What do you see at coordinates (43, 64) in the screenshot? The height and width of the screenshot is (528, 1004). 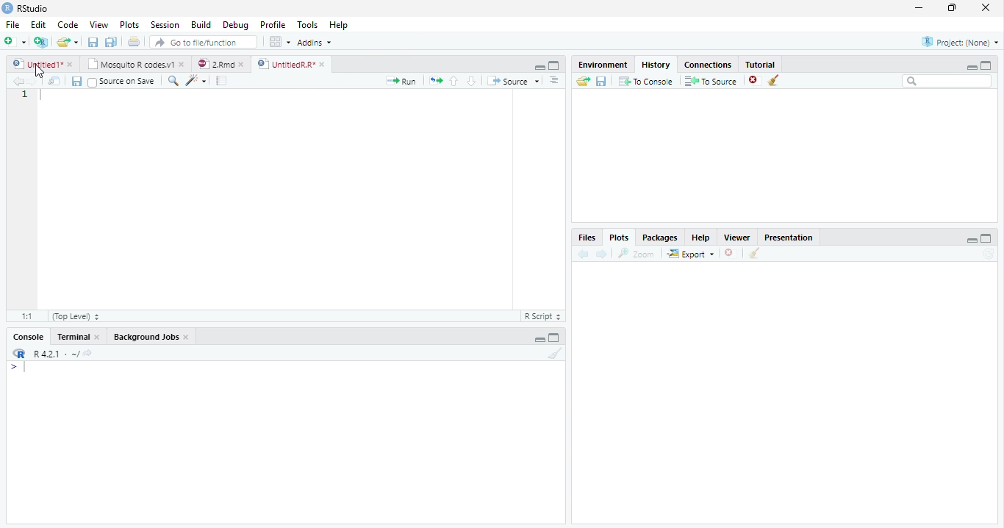 I see `Untitled1` at bounding box center [43, 64].